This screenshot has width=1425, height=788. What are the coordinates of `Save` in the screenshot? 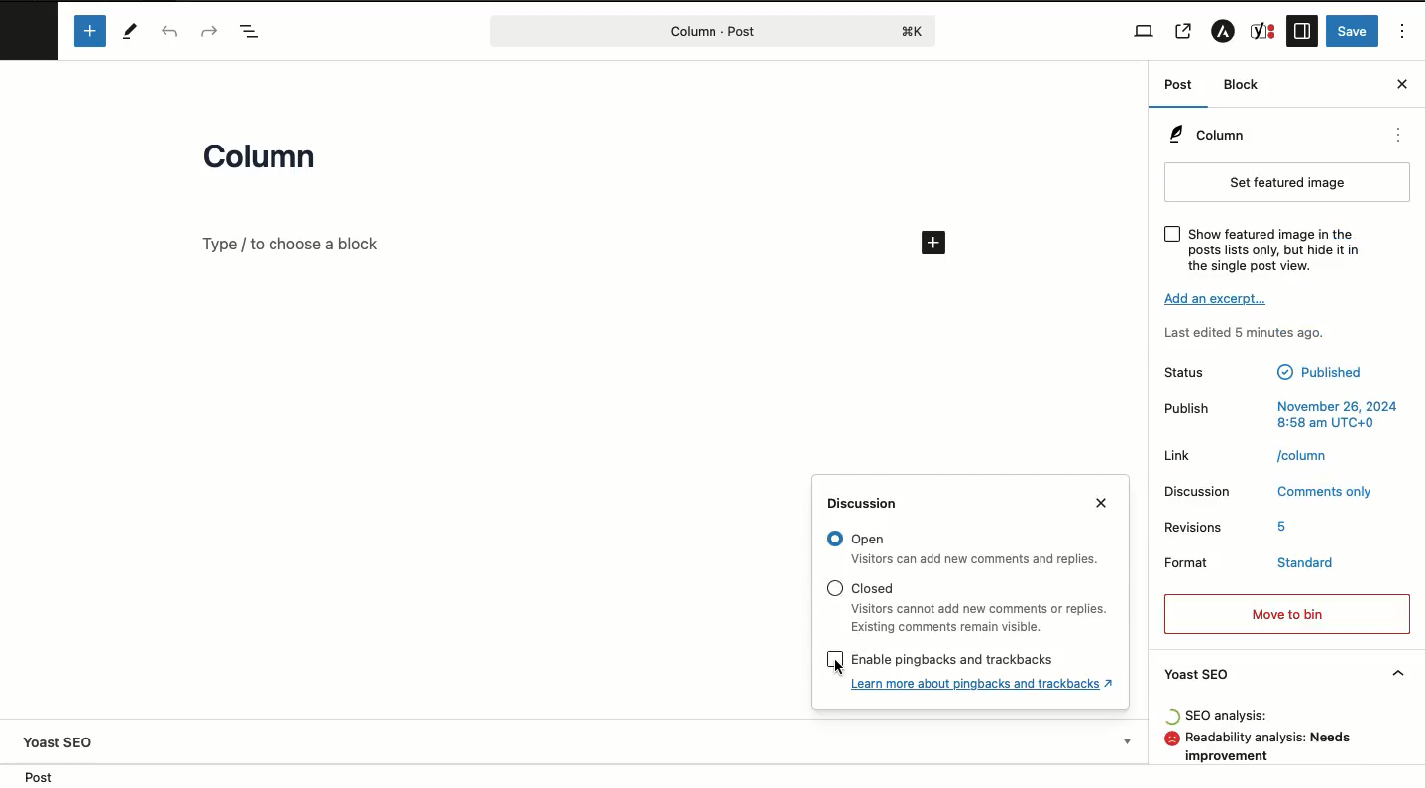 It's located at (1353, 31).